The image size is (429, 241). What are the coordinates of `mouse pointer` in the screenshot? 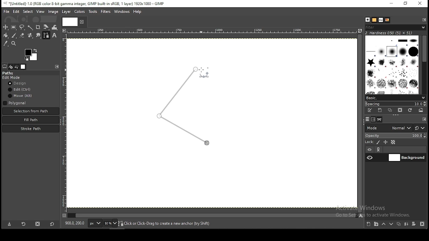 It's located at (202, 73).